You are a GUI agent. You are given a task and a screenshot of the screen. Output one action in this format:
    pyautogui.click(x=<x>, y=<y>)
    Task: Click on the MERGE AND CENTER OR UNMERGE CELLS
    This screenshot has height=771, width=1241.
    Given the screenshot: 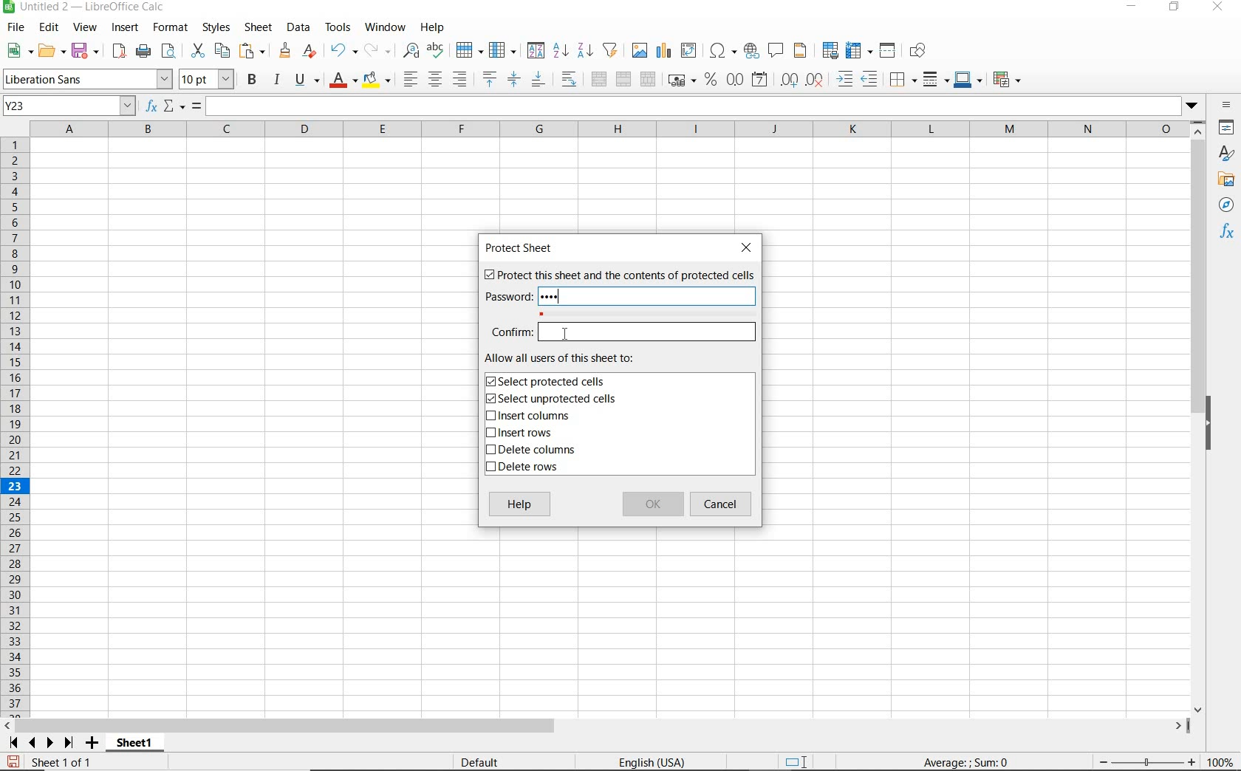 What is the action you would take?
    pyautogui.click(x=598, y=79)
    